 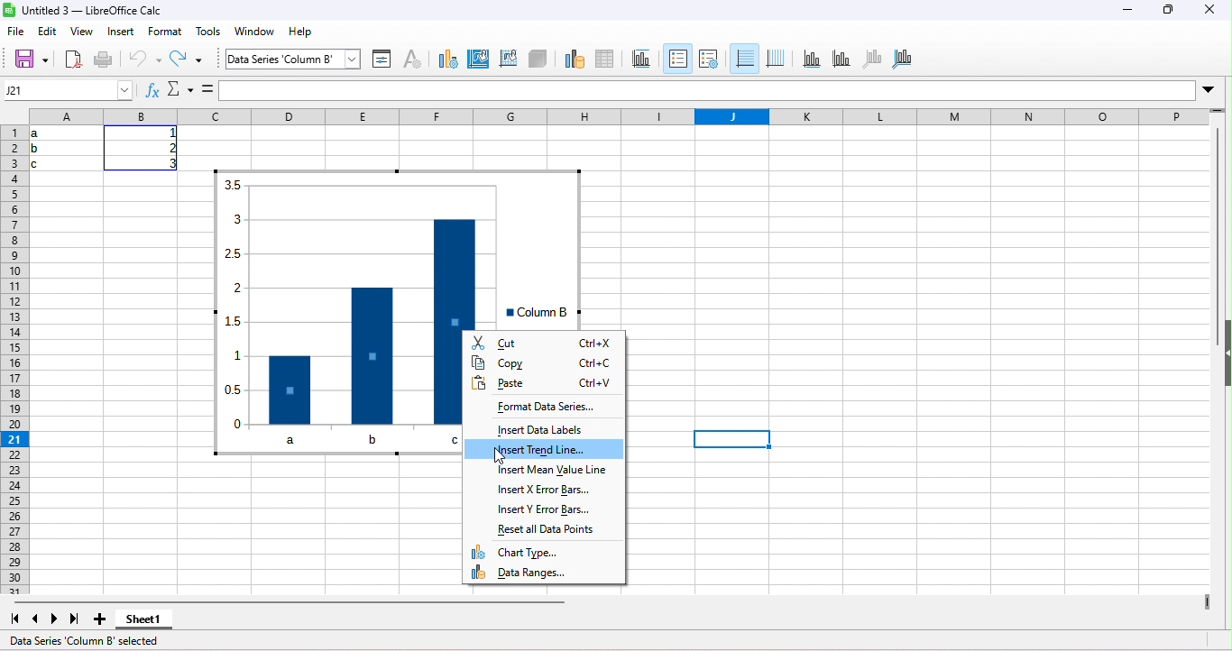 What do you see at coordinates (111, 61) in the screenshot?
I see `print` at bounding box center [111, 61].